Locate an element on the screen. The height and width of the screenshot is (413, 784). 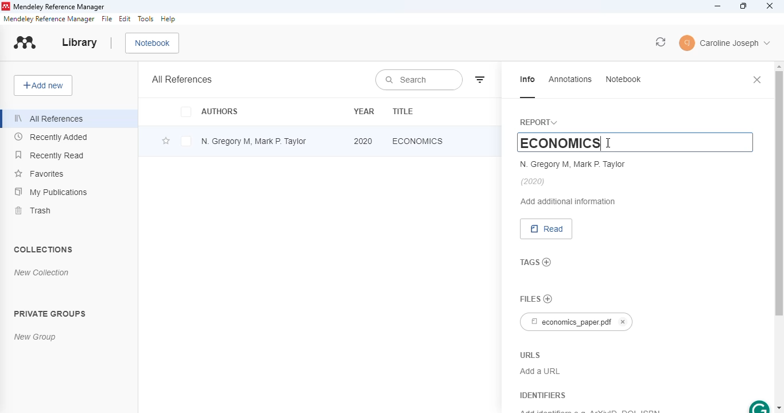
collections is located at coordinates (44, 249).